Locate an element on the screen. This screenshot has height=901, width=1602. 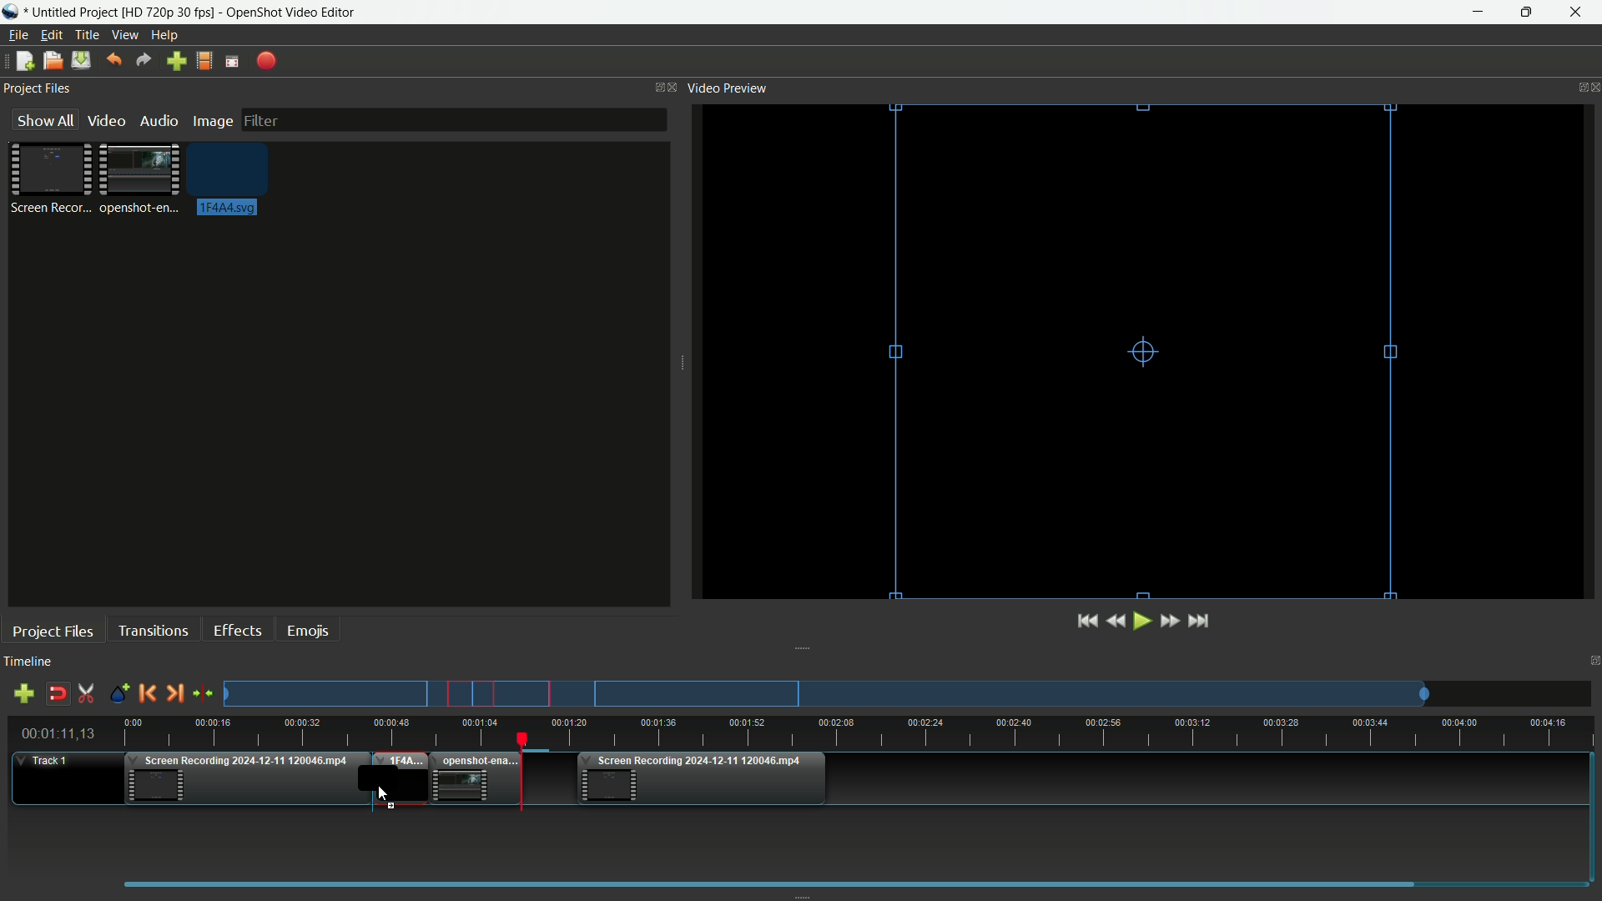
Image is located at coordinates (212, 123).